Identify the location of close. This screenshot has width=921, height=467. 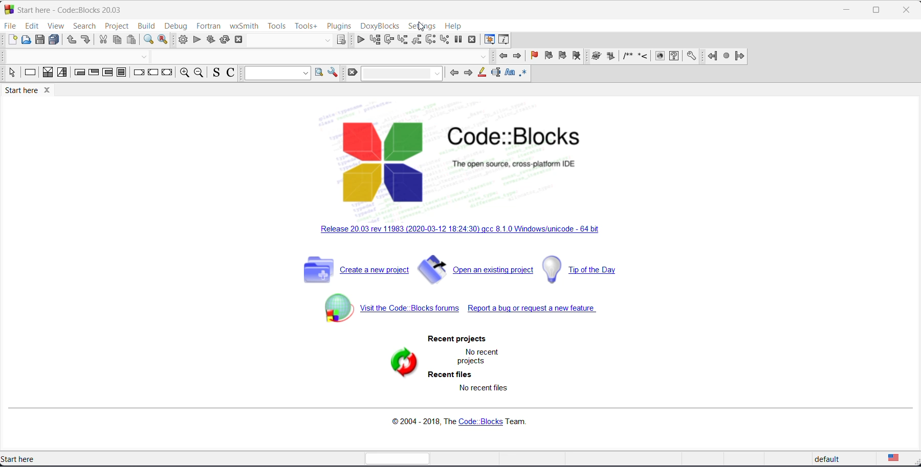
(906, 10).